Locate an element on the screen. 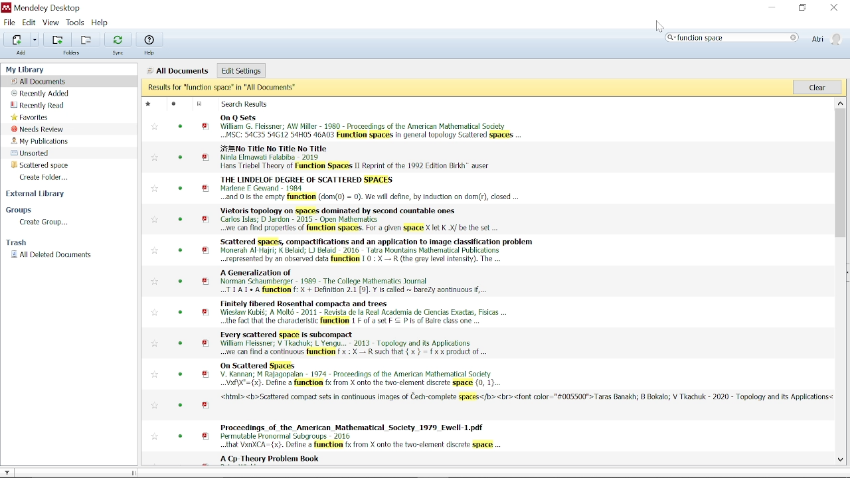 The width and height of the screenshot is (850, 478). My Library is located at coordinates (58, 70).